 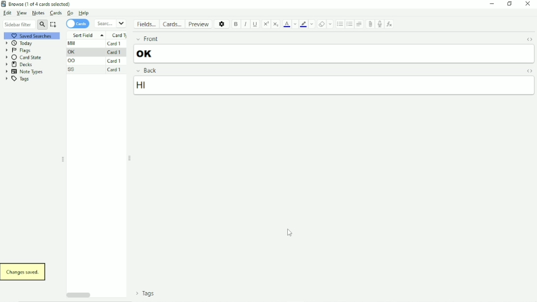 What do you see at coordinates (78, 24) in the screenshot?
I see `Cards` at bounding box center [78, 24].